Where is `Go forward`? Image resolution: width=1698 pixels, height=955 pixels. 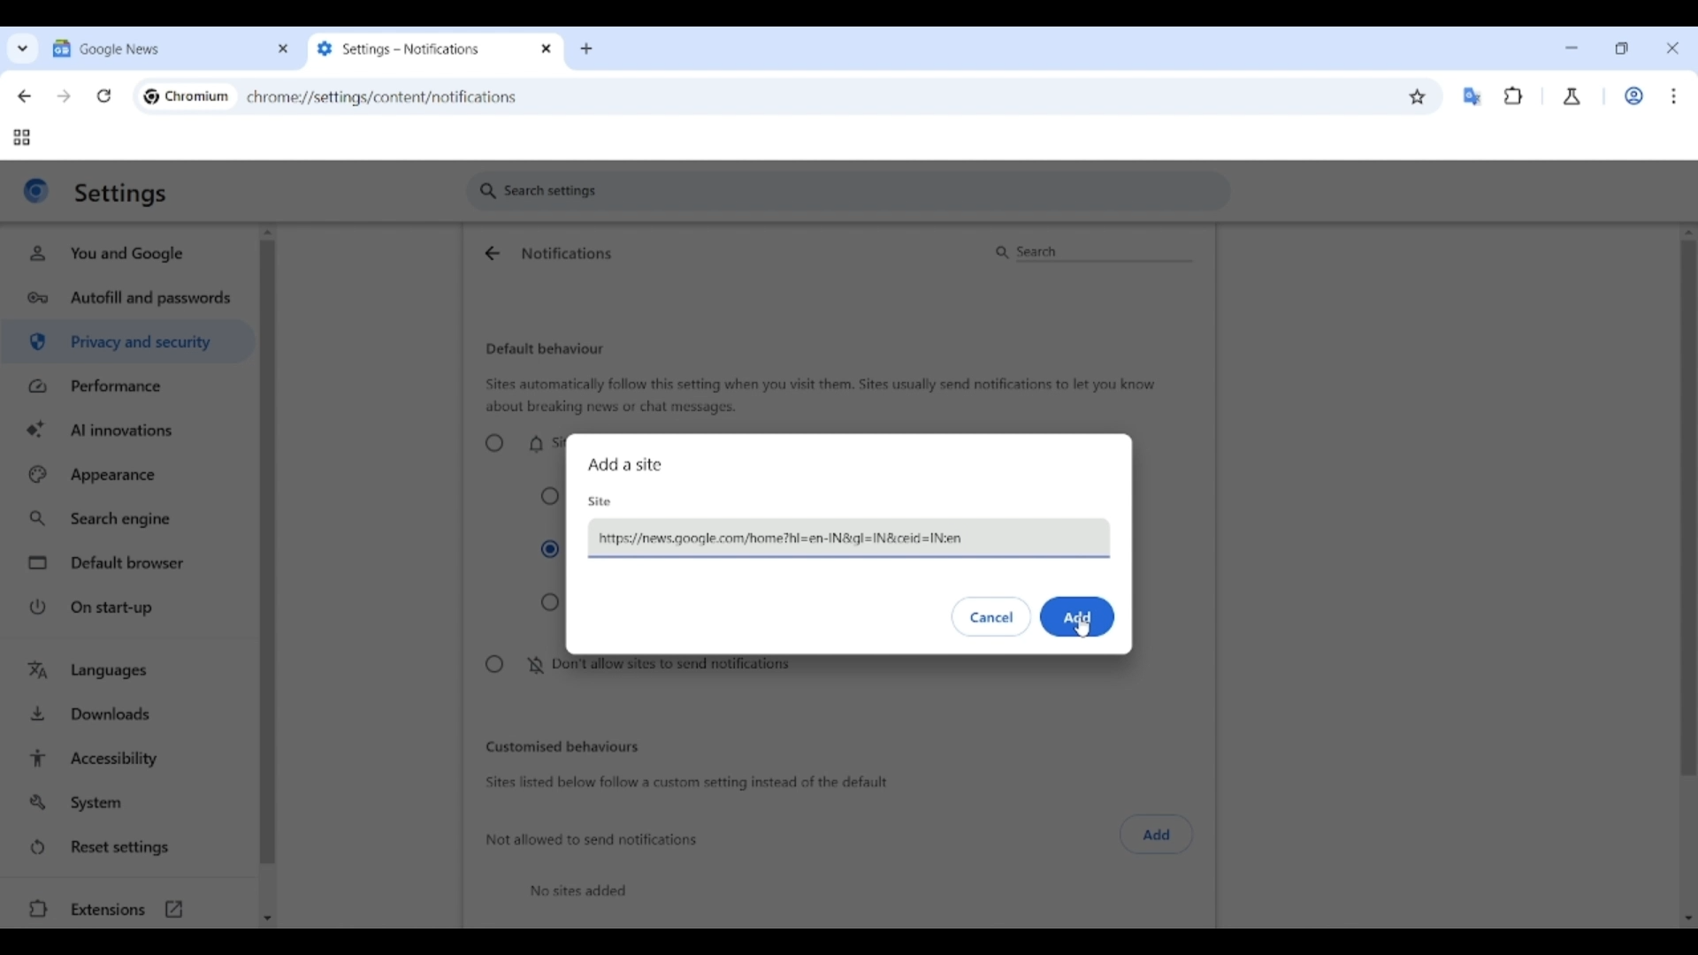
Go forward is located at coordinates (64, 96).